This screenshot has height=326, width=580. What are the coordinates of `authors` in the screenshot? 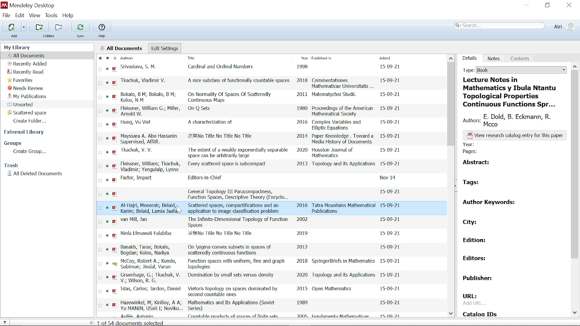 It's located at (147, 233).